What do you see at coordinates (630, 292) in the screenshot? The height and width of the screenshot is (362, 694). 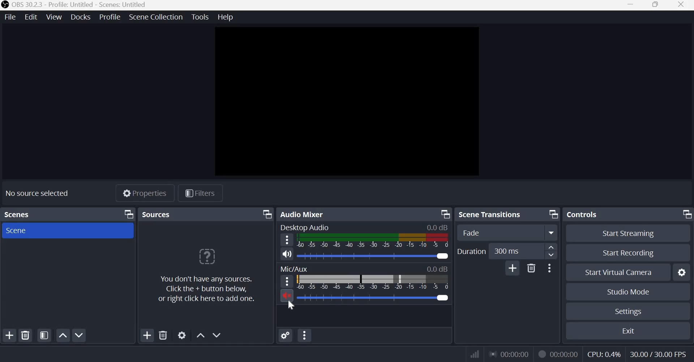 I see `Studio mode` at bounding box center [630, 292].